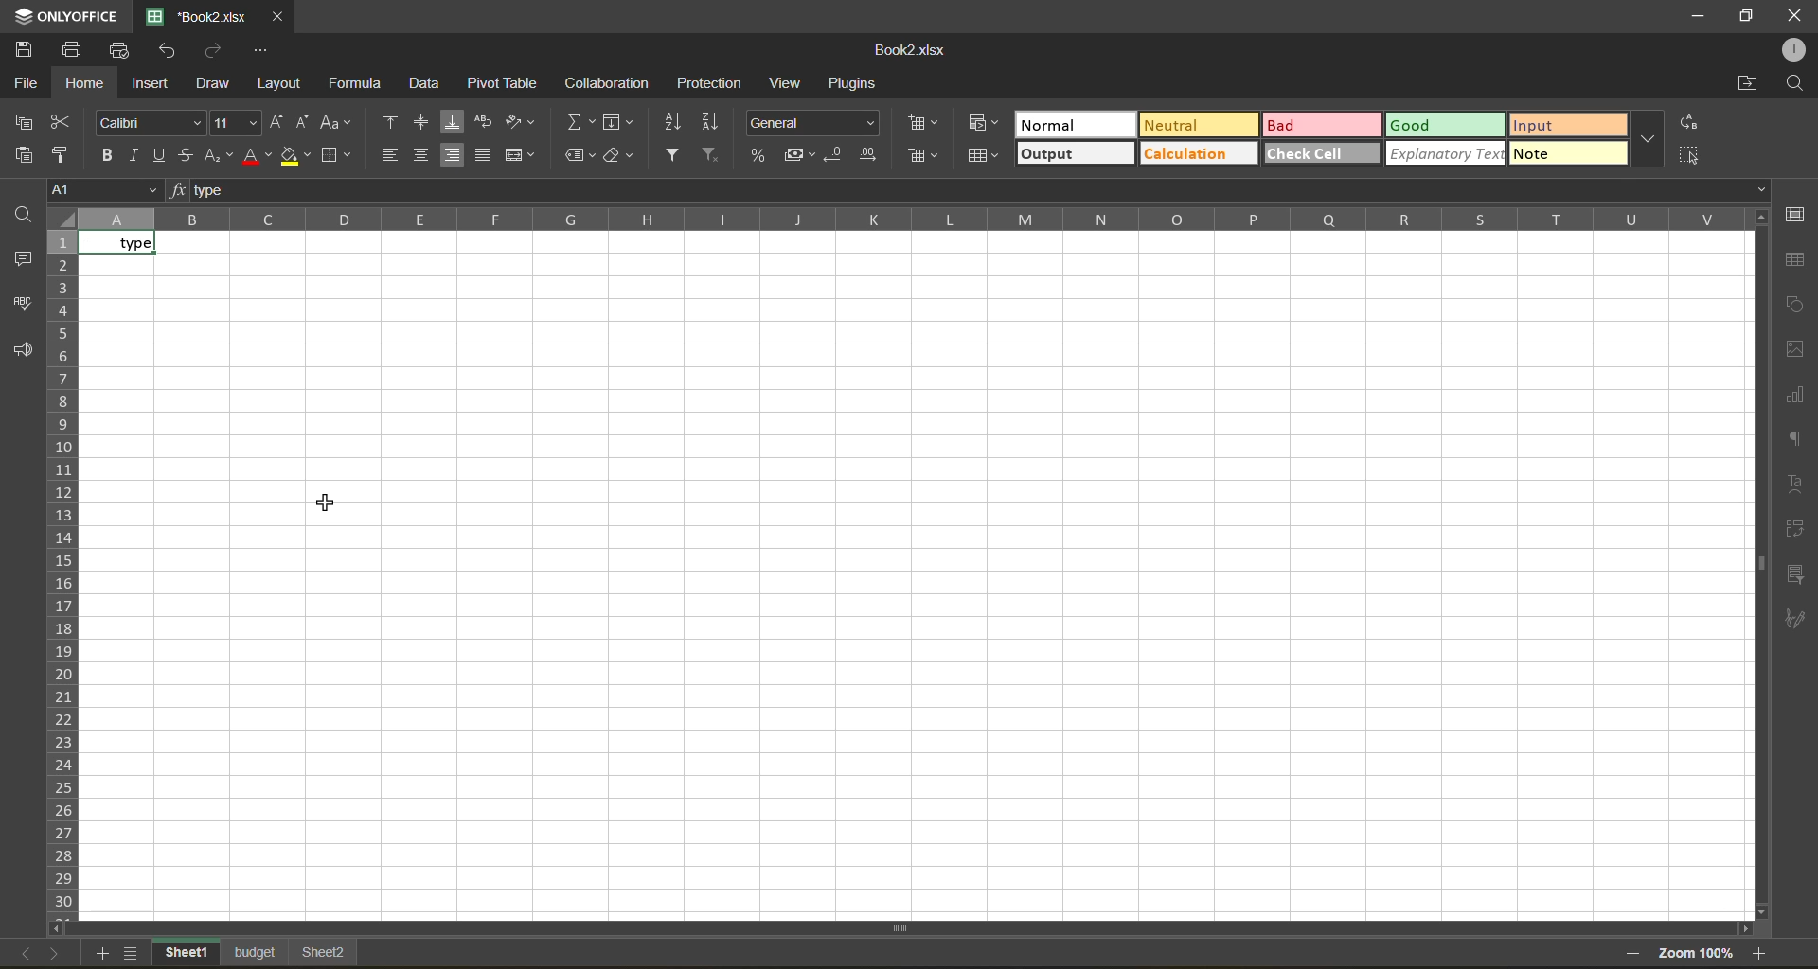  What do you see at coordinates (392, 156) in the screenshot?
I see `align left` at bounding box center [392, 156].